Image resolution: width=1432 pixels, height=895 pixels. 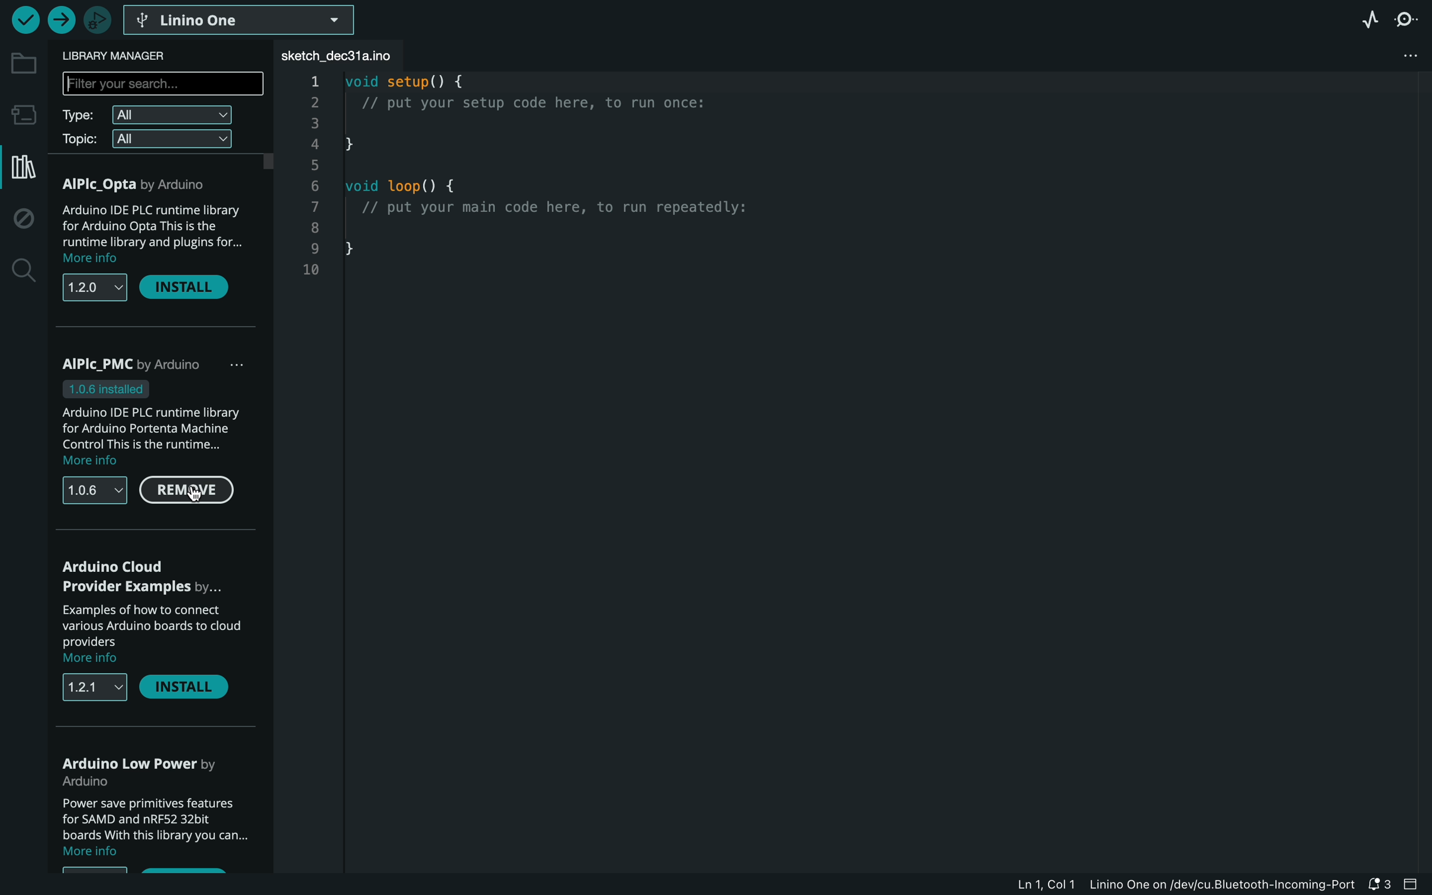 I want to click on AlPlc Opta, so click(x=144, y=185).